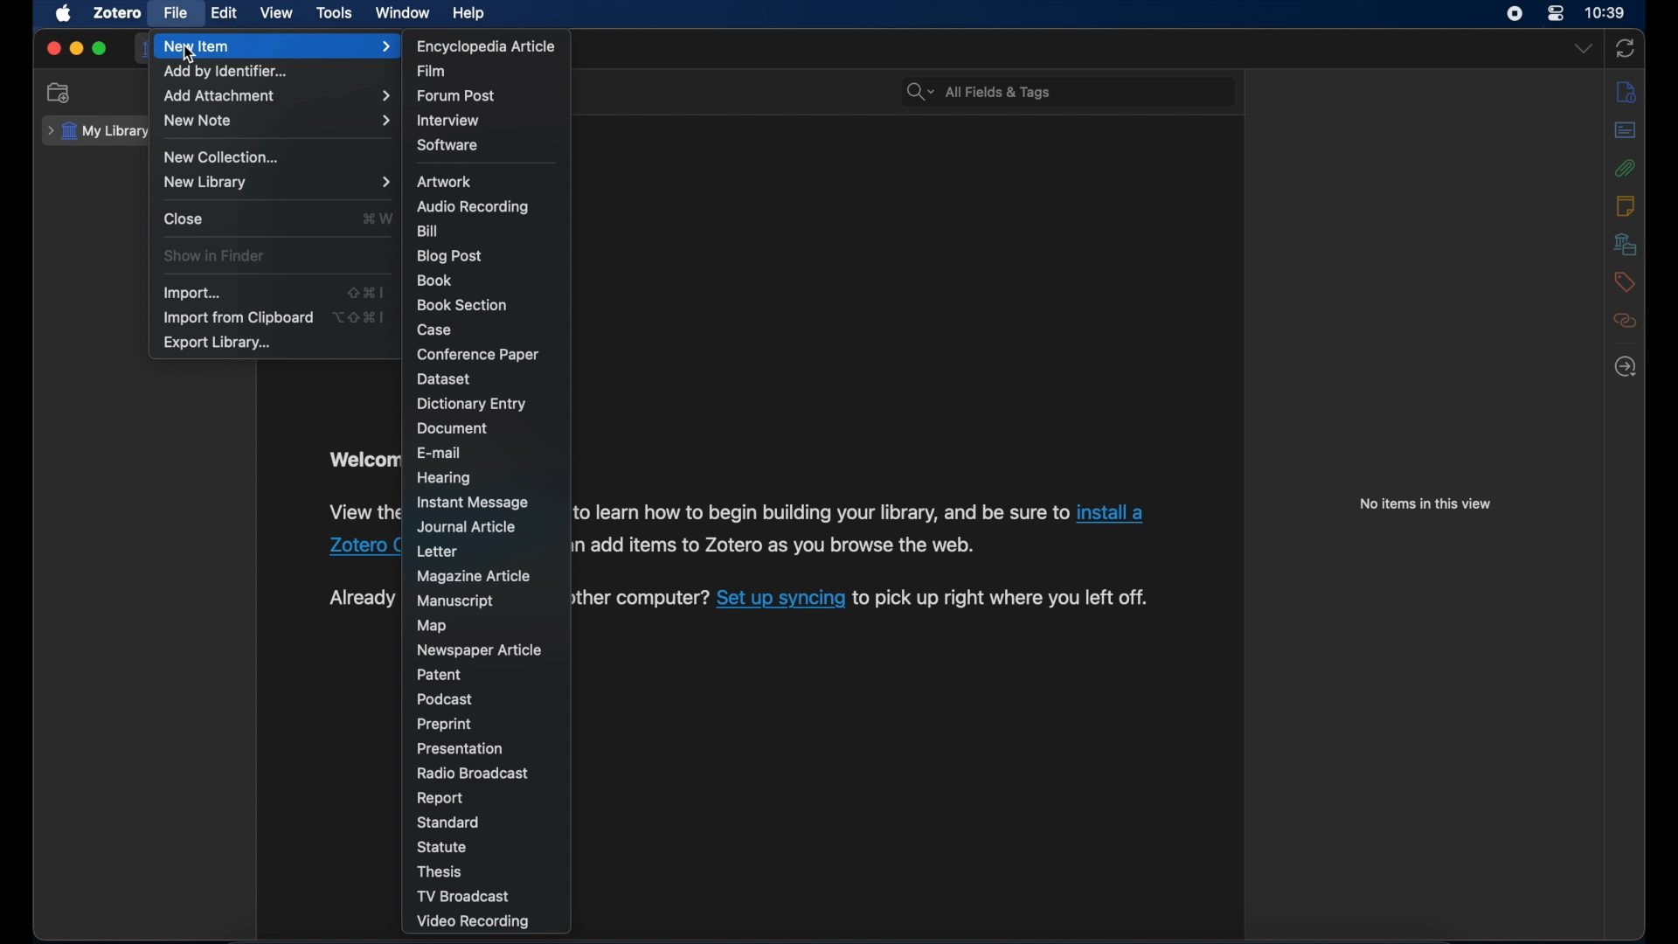 The height and width of the screenshot is (944, 1678). What do you see at coordinates (455, 602) in the screenshot?
I see `manuscript` at bounding box center [455, 602].